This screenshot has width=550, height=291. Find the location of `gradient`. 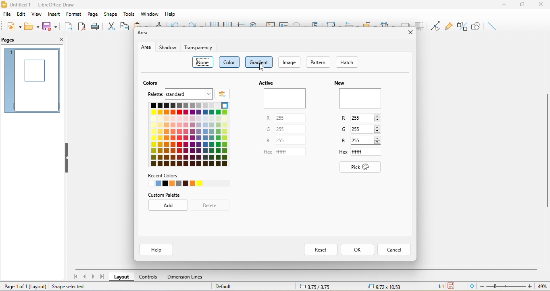

gradient is located at coordinates (260, 61).